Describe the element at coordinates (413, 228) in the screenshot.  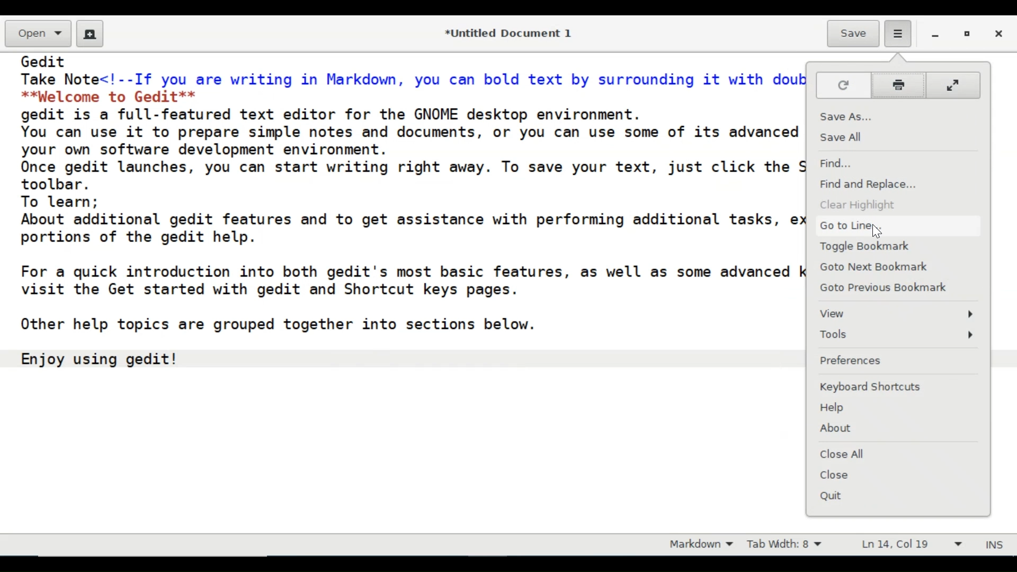
I see `About additional gedit features and to get assistance with performing additional tasks, explore the other
portions of the gedit help.` at that location.